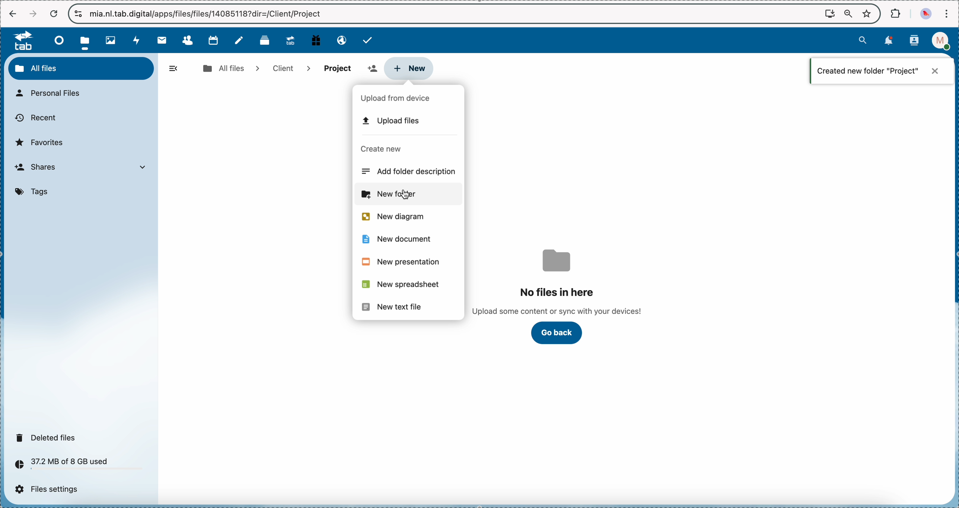 The image size is (959, 508). I want to click on zoom out, so click(848, 14).